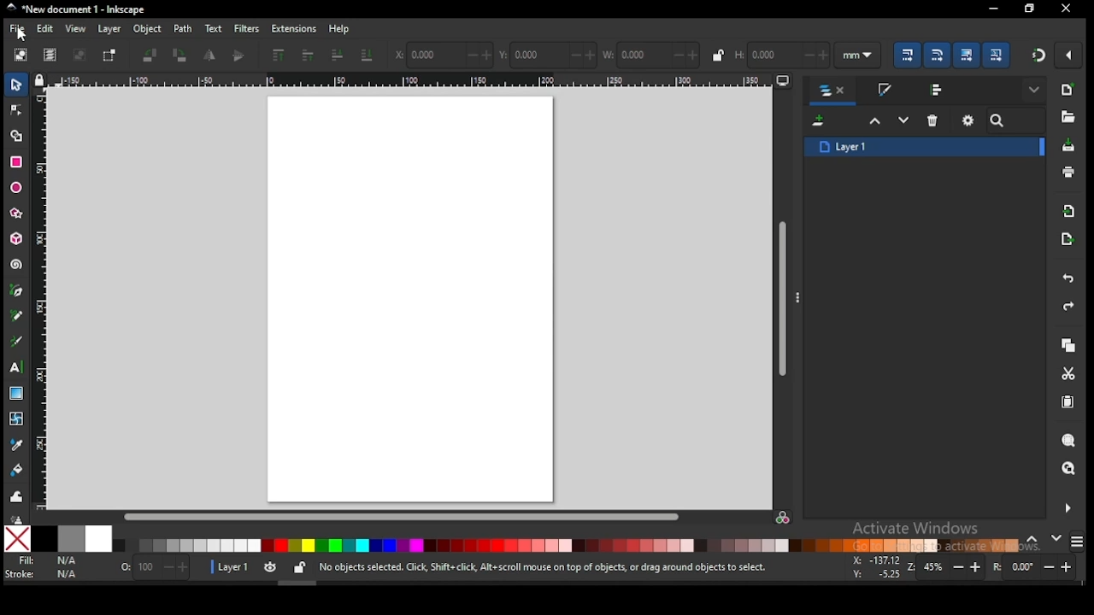  I want to click on redo, so click(1067, 307).